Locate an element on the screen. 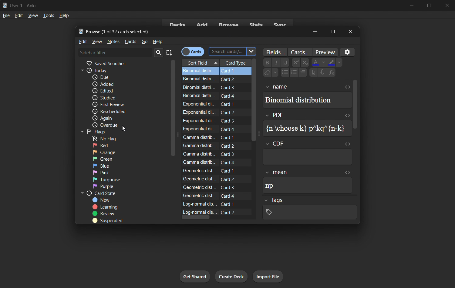 This screenshot has width=455, height=288.  is located at coordinates (313, 72).